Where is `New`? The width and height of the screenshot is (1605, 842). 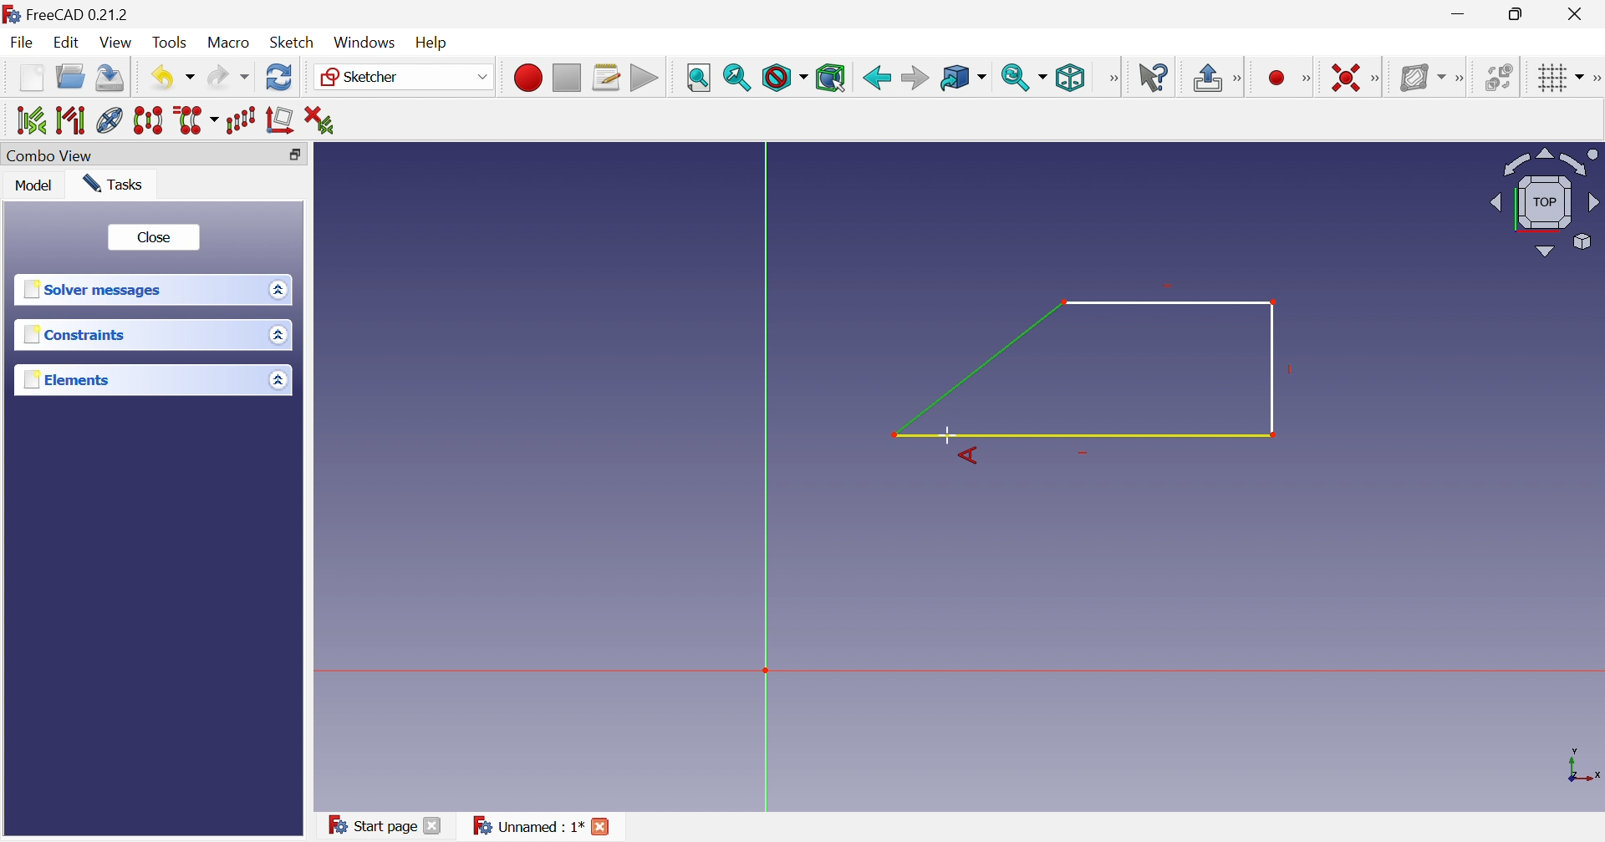
New is located at coordinates (31, 82).